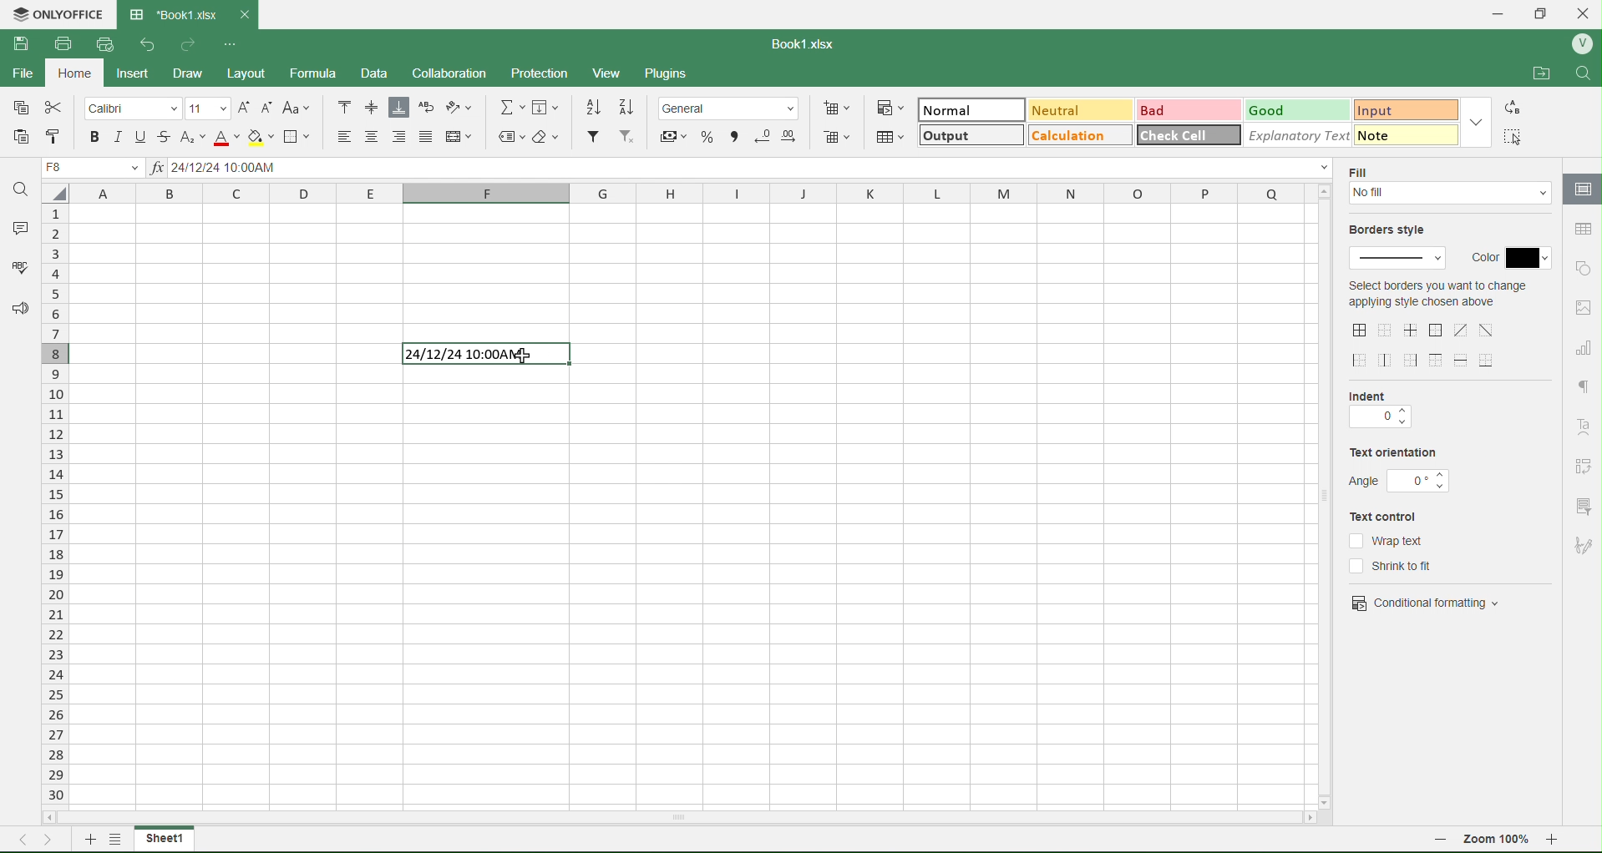  Describe the element at coordinates (1461, 330) in the screenshot. I see `center` at that location.